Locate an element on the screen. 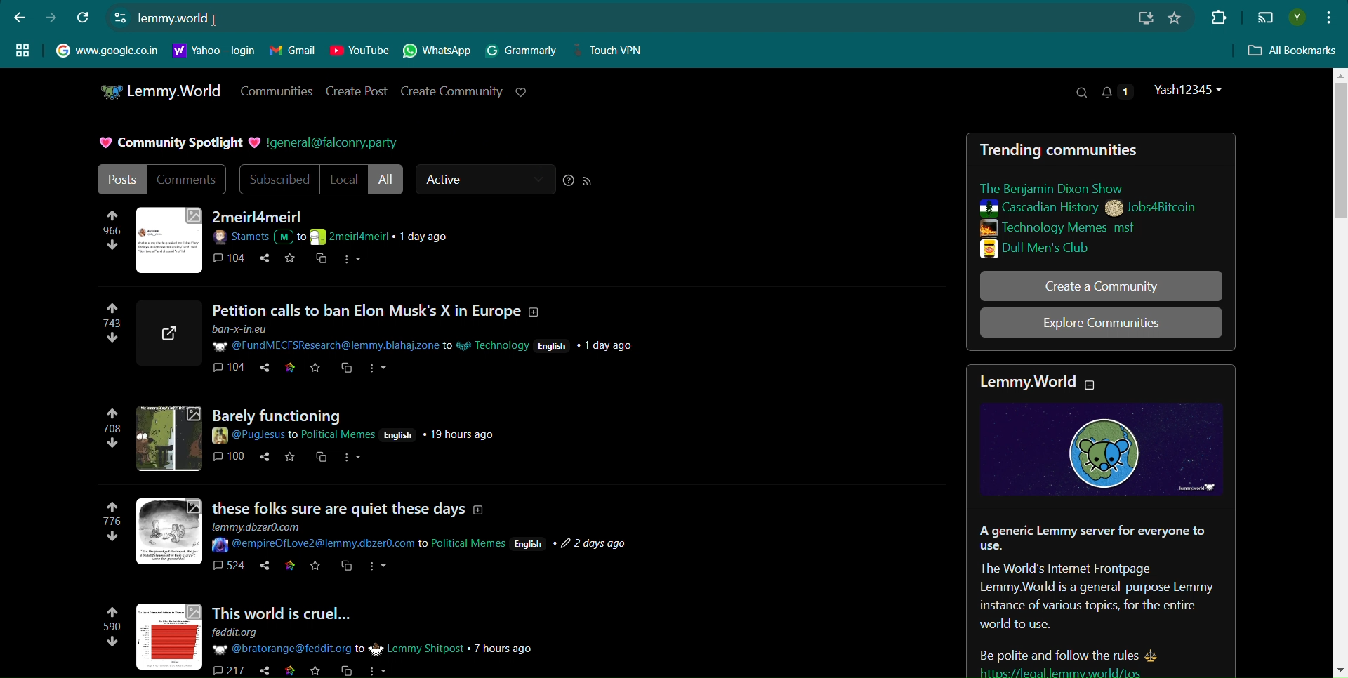  Hyperlink is located at coordinates (107, 49).